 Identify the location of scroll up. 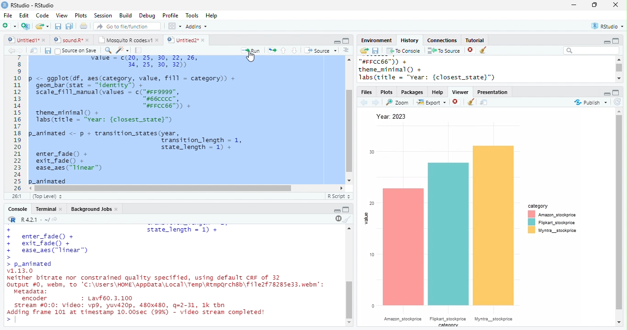
(619, 59).